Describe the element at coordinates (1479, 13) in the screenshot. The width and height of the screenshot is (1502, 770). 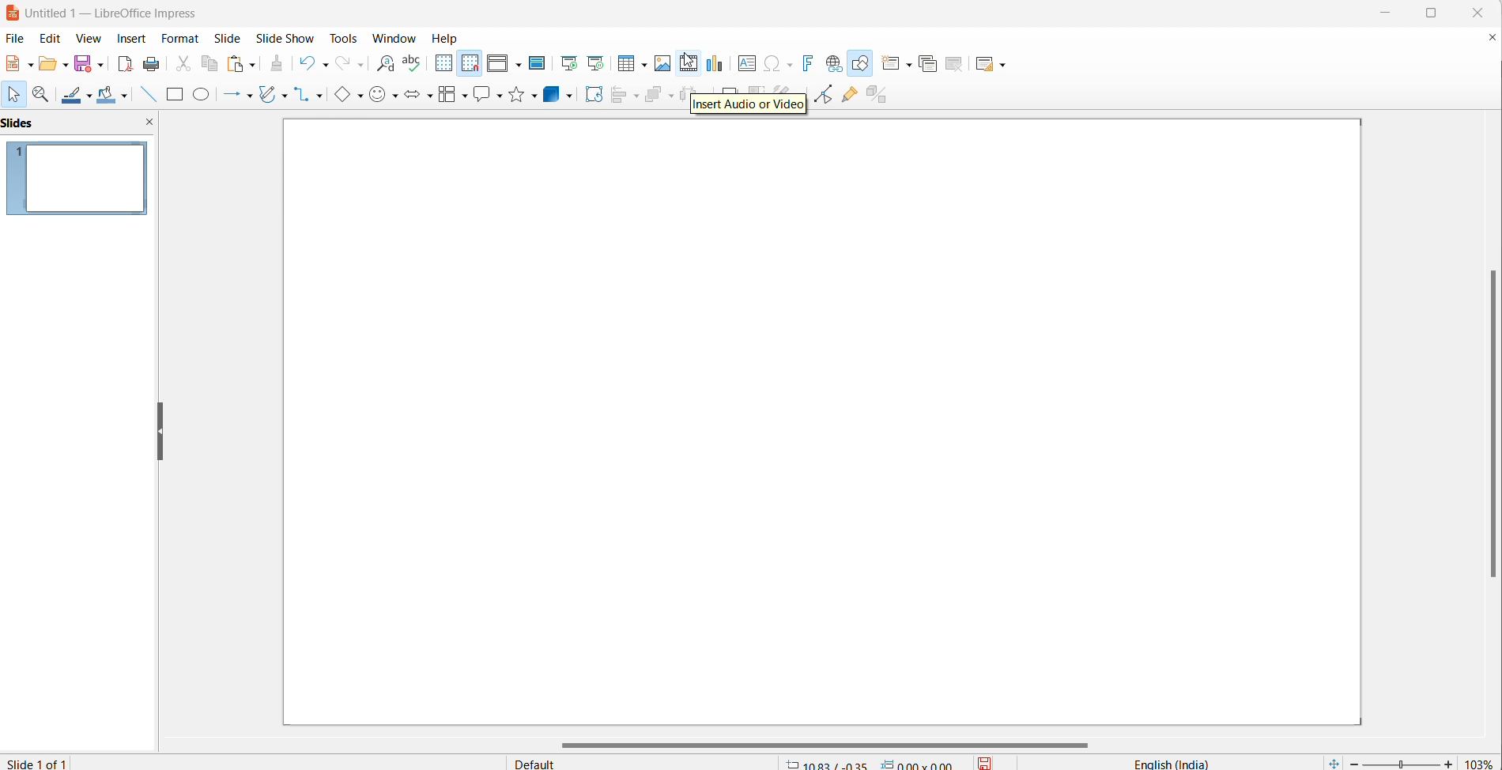
I see `close` at that location.